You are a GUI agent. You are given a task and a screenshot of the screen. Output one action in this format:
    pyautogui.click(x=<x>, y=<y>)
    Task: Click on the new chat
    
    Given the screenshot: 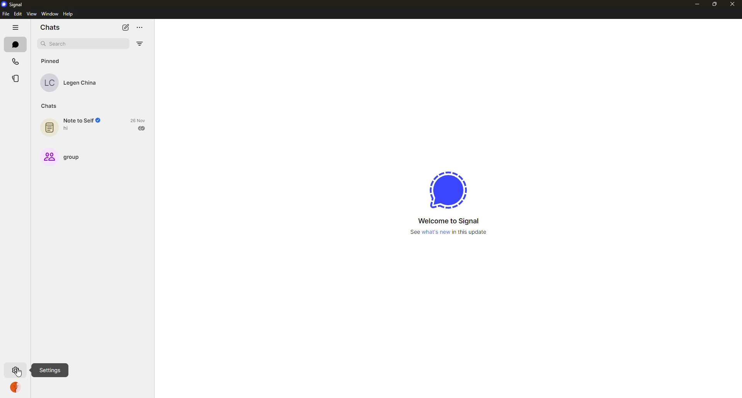 What is the action you would take?
    pyautogui.click(x=123, y=27)
    